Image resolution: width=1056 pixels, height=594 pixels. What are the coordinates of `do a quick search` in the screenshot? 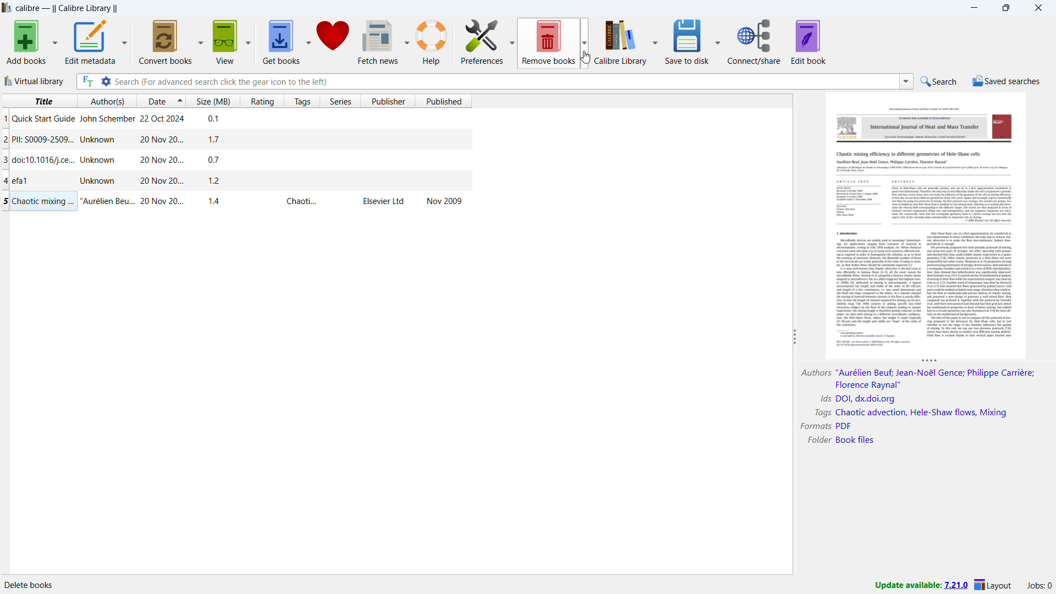 It's located at (939, 82).